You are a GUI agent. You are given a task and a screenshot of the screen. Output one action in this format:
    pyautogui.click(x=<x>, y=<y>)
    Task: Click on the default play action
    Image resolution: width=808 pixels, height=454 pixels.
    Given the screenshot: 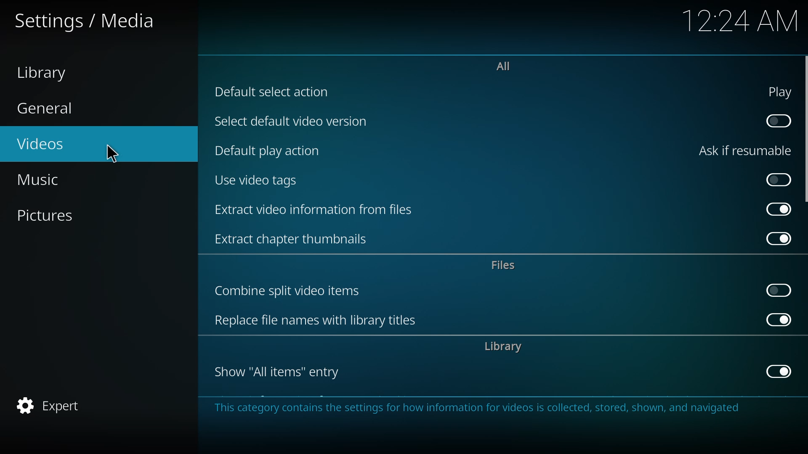 What is the action you would take?
    pyautogui.click(x=273, y=150)
    